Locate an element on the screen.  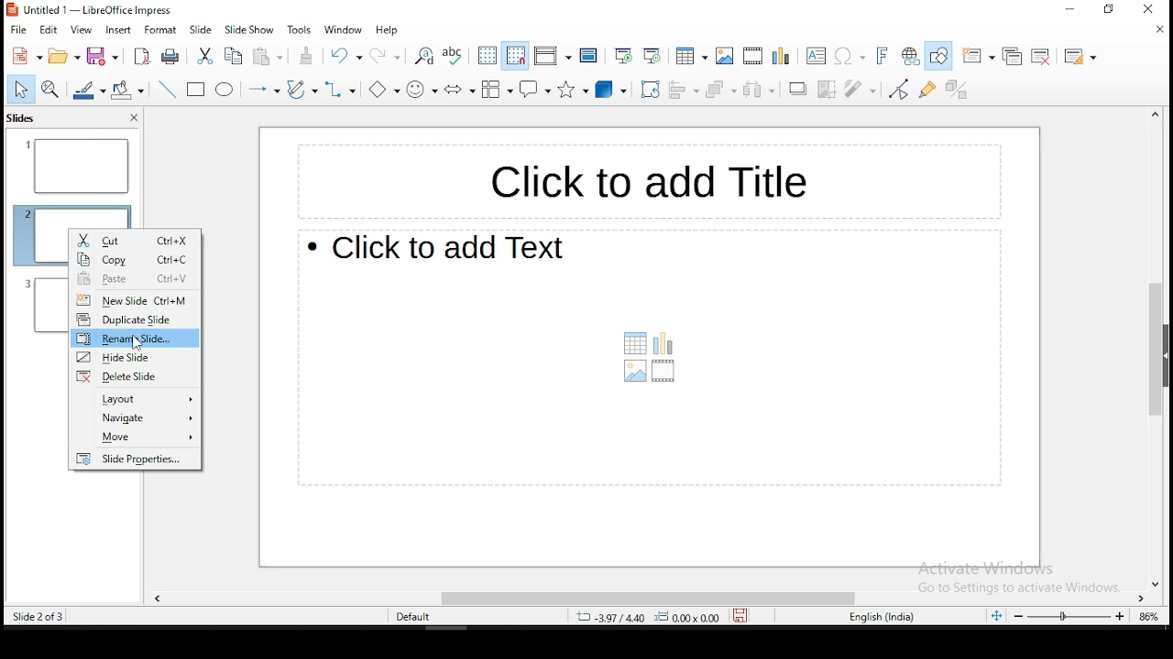
display views is located at coordinates (552, 54).